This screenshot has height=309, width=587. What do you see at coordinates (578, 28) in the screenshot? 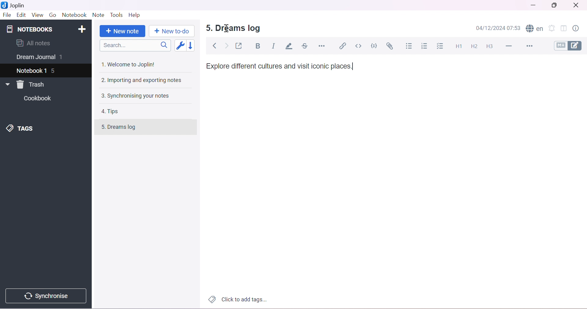
I see `Note properties` at bounding box center [578, 28].